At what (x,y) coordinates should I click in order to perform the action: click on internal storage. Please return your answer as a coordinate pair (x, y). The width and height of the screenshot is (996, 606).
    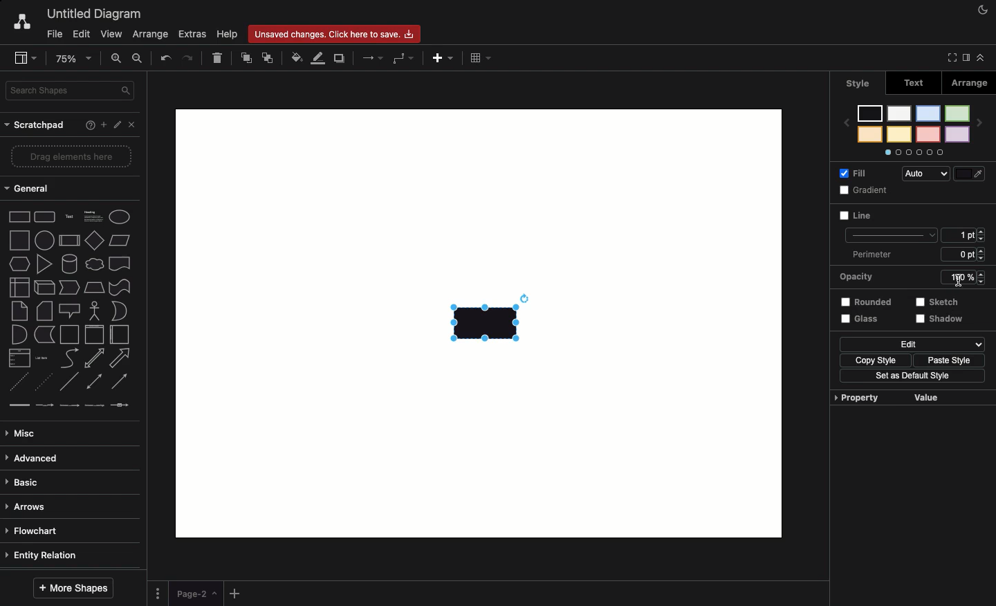
    Looking at the image, I should click on (16, 288).